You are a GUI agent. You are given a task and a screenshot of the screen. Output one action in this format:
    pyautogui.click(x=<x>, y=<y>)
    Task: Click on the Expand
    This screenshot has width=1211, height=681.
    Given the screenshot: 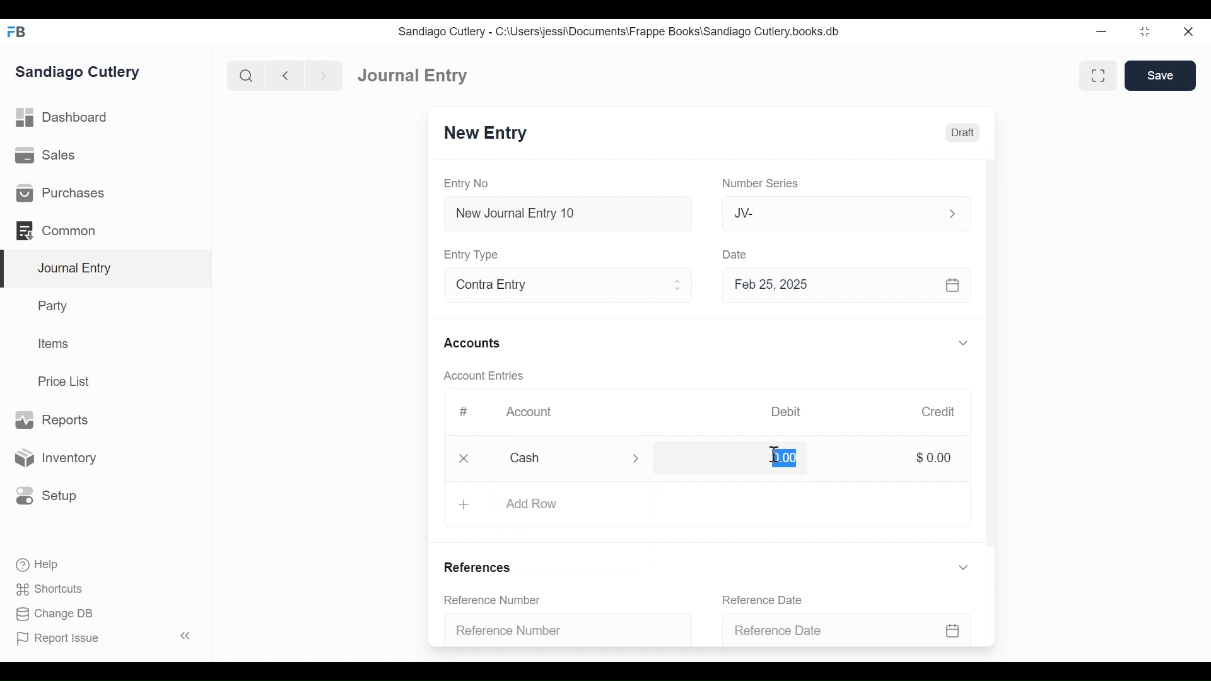 What is the action you would take?
    pyautogui.click(x=679, y=287)
    